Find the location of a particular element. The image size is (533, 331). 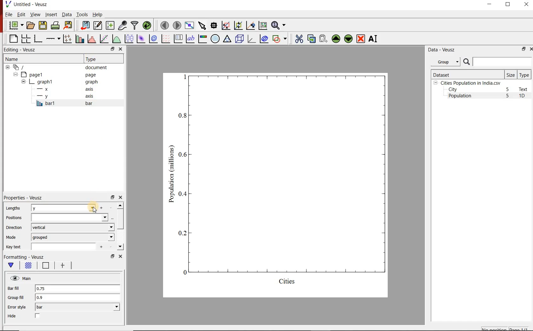

cursor is located at coordinates (95, 207).